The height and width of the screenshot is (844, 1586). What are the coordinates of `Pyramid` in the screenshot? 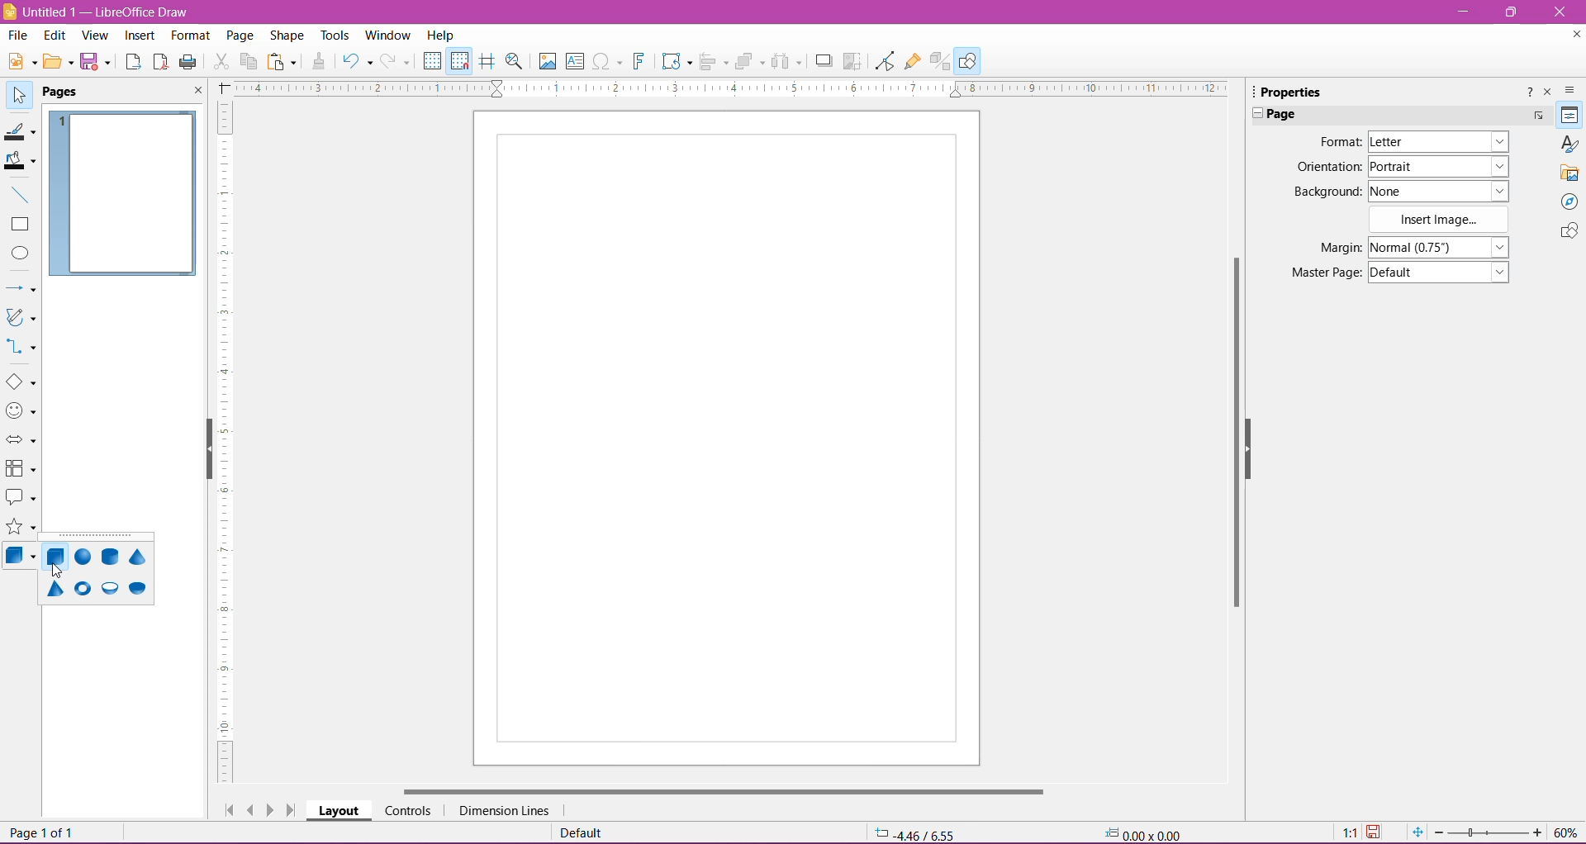 It's located at (55, 590).